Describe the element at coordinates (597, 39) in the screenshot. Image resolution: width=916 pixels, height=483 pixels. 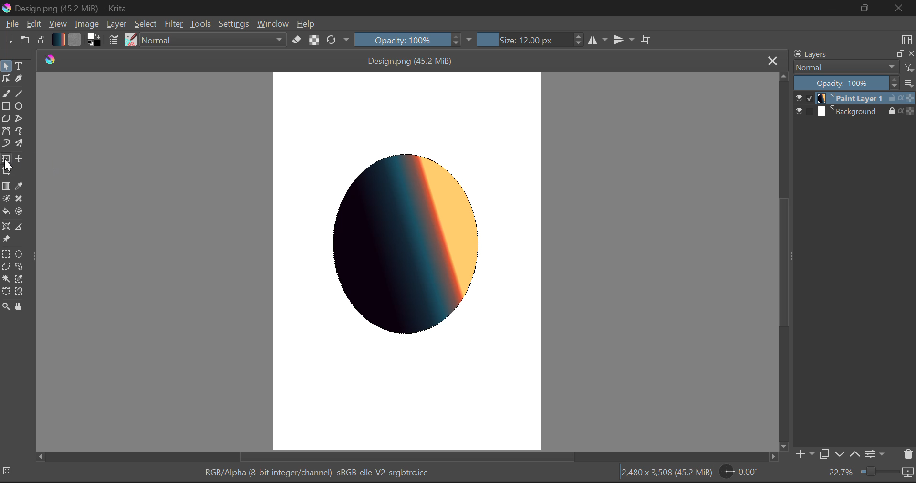
I see `Vertical Mirror Flip` at that location.